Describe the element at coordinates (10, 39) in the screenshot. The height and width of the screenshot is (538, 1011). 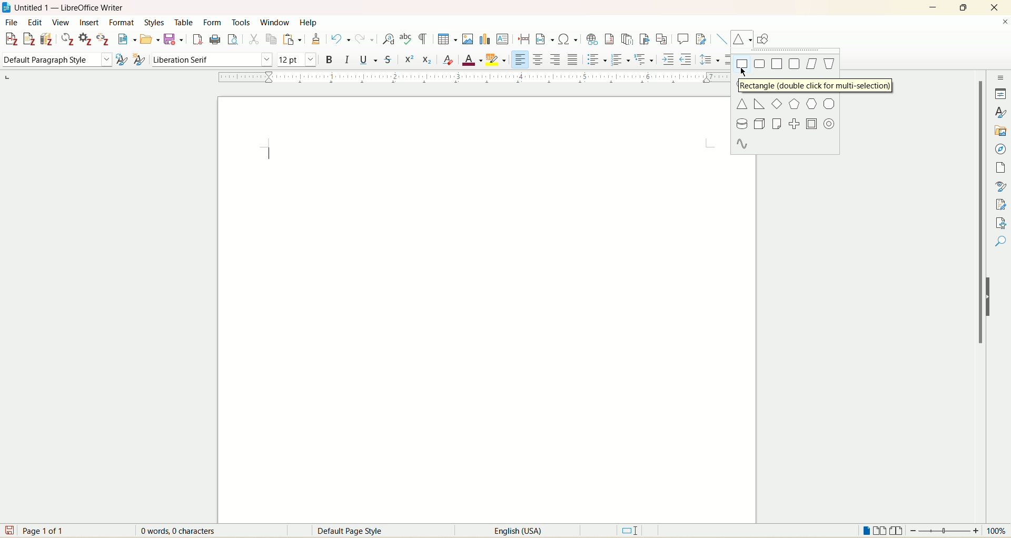
I see `add citation` at that location.